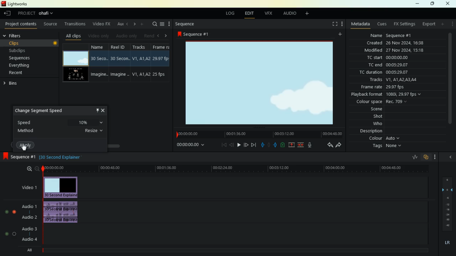  What do you see at coordinates (270, 13) in the screenshot?
I see `vfx` at bounding box center [270, 13].